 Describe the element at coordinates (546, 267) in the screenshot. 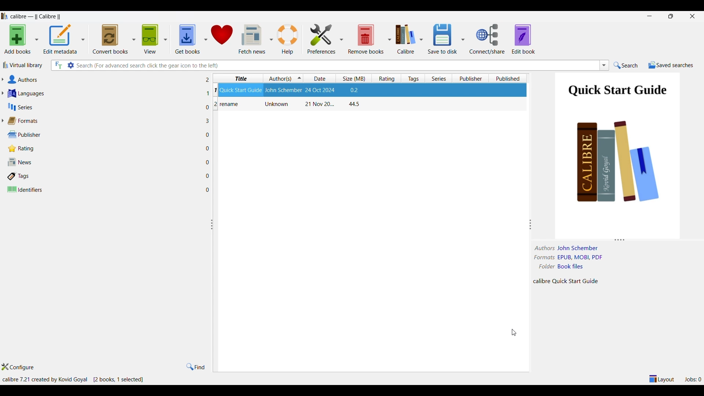

I see `folder` at that location.